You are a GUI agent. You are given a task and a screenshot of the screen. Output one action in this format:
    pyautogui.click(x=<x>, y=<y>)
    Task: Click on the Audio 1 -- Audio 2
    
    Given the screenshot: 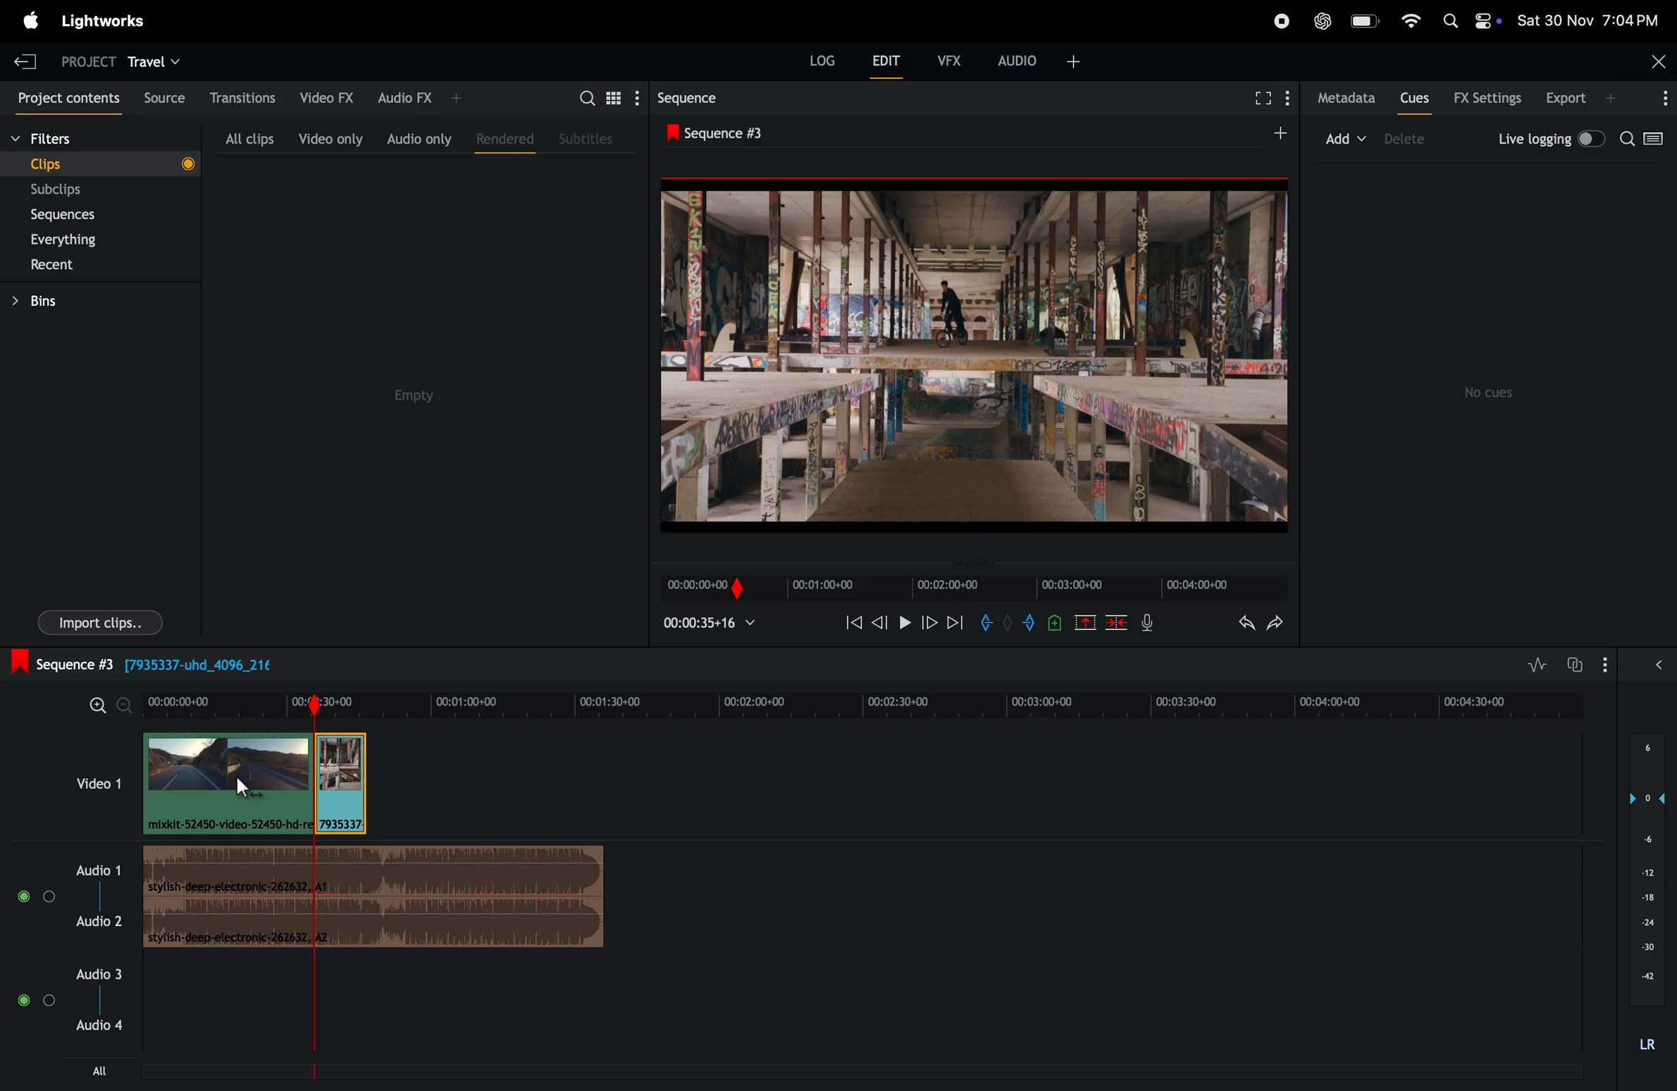 What is the action you would take?
    pyautogui.click(x=100, y=887)
    